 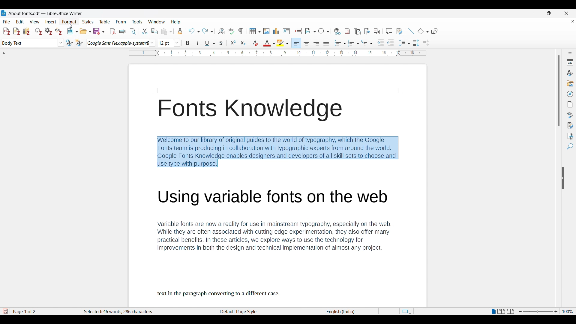 What do you see at coordinates (7, 31) in the screenshot?
I see `Add\Edit citation` at bounding box center [7, 31].